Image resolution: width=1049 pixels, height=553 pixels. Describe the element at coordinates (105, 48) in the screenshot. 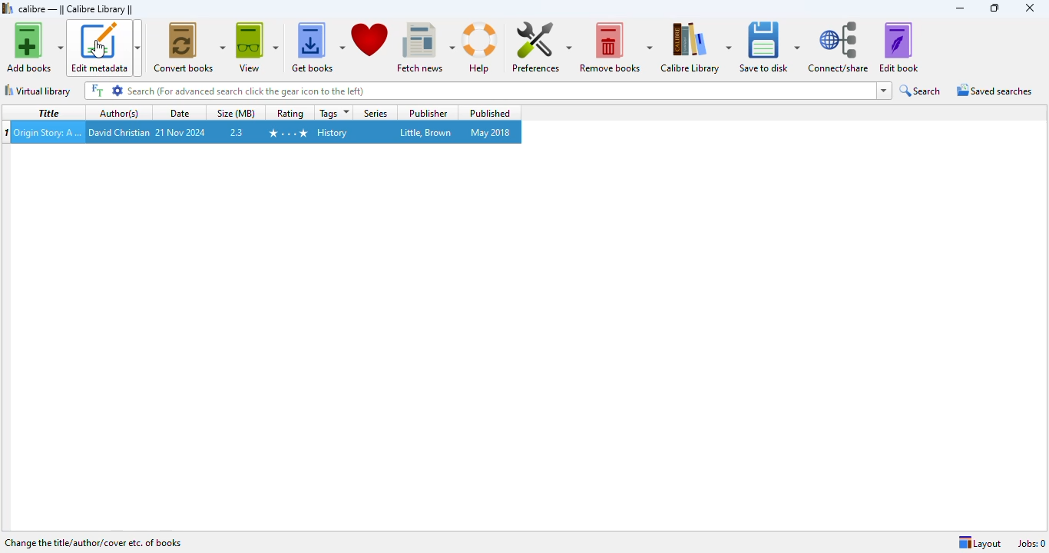

I see `edit metadata` at that location.